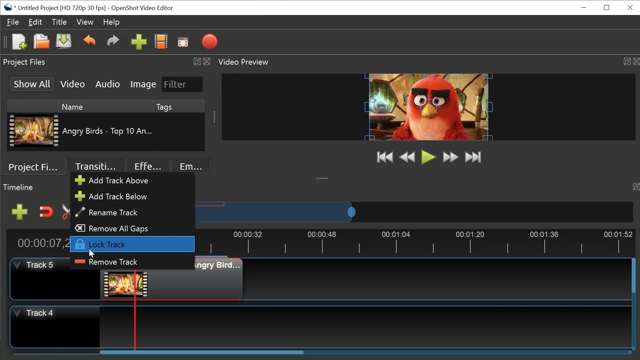  Describe the element at coordinates (606, 8) in the screenshot. I see `Restore` at that location.